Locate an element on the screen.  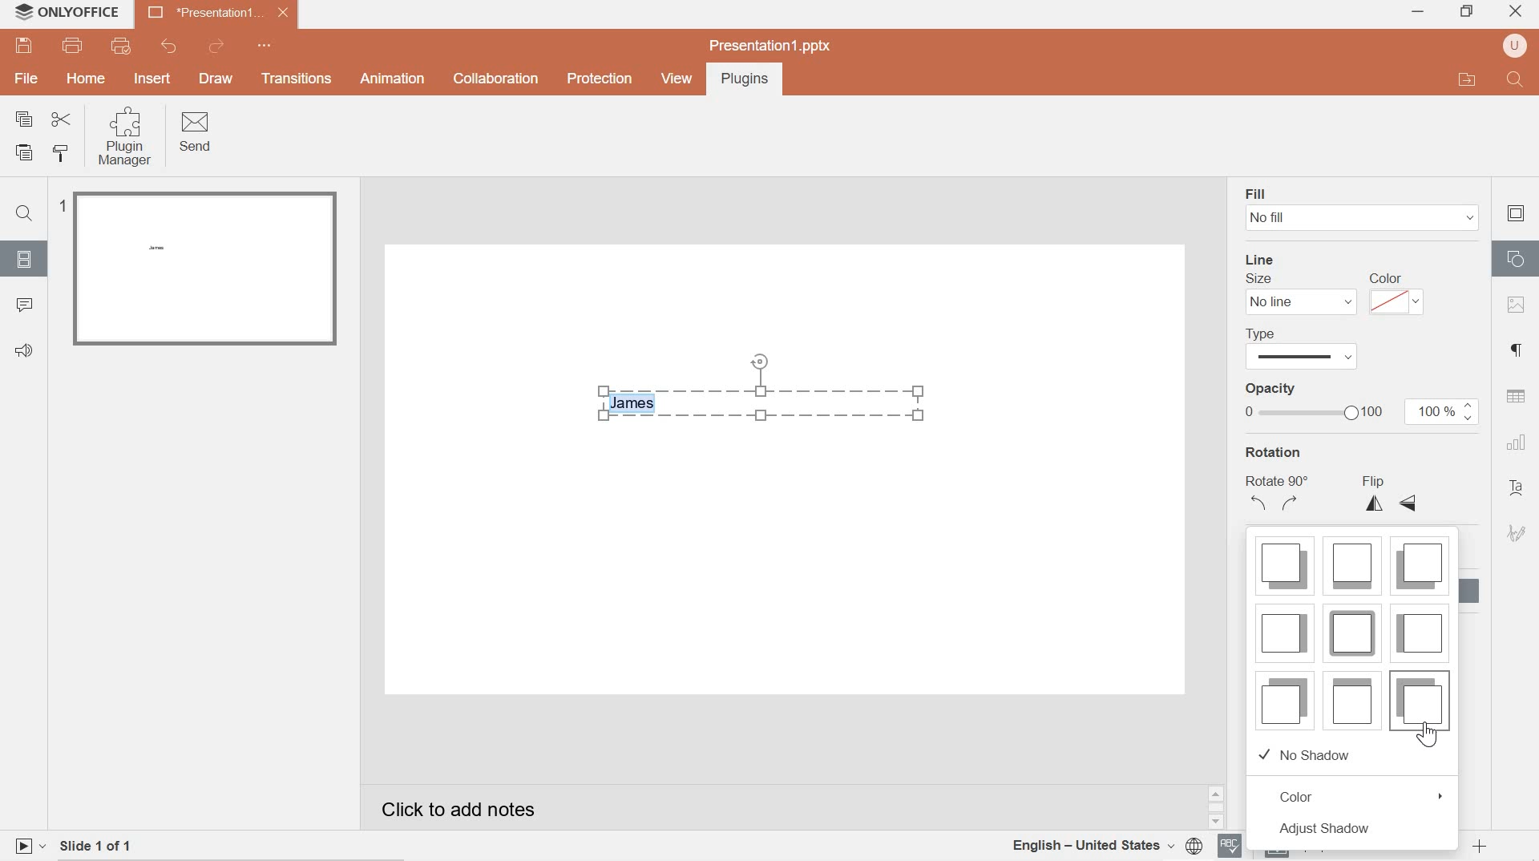
Rotate 90 degrees is located at coordinates (1278, 498).